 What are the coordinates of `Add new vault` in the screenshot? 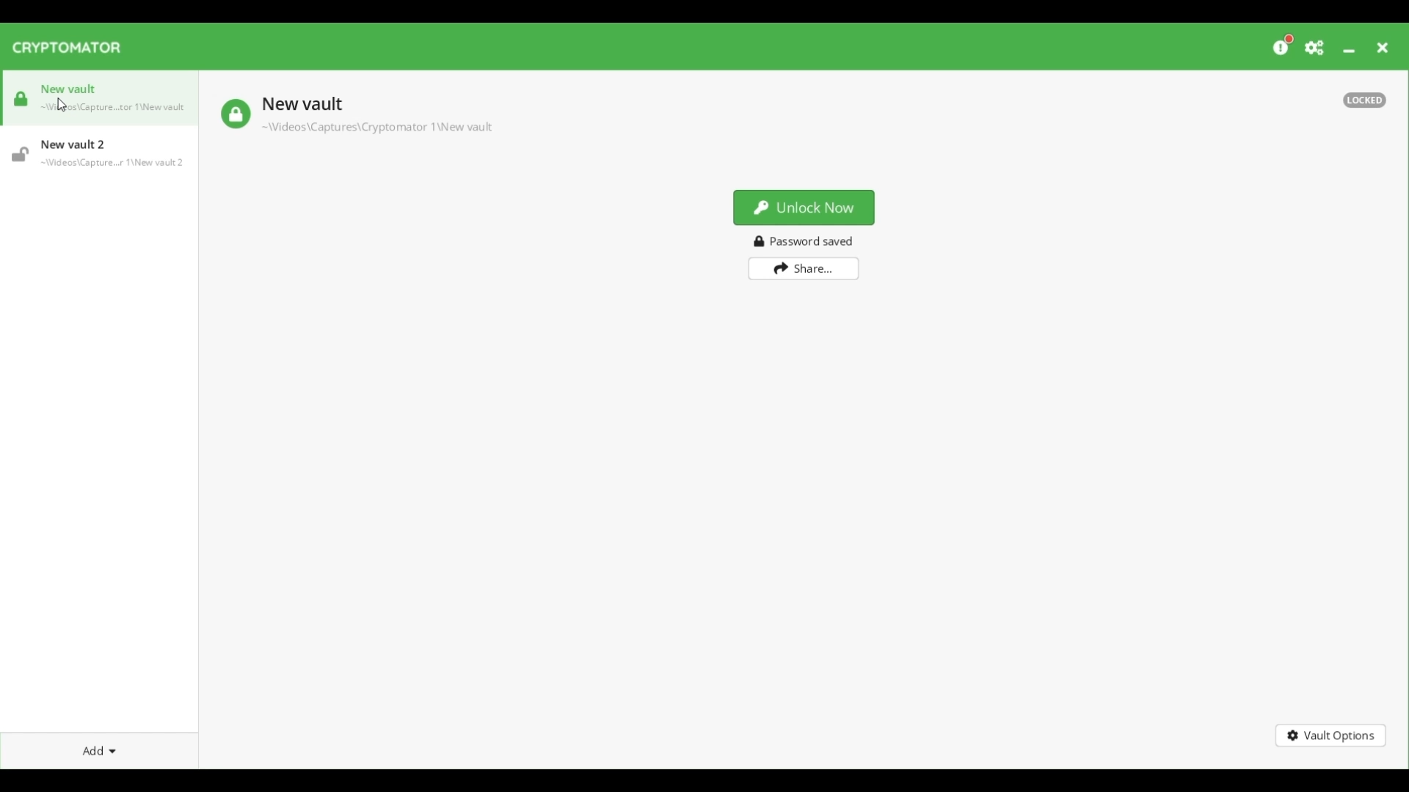 It's located at (99, 749).